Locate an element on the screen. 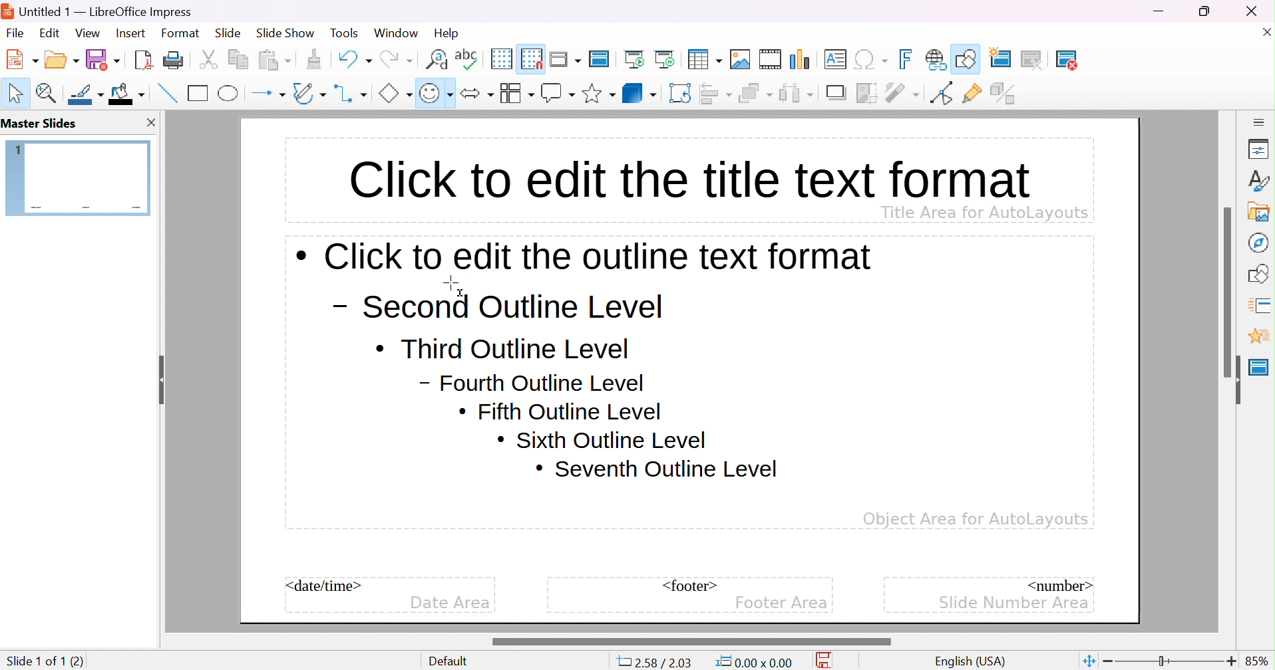 This screenshot has height=670, width=1275. new is located at coordinates (23, 58).